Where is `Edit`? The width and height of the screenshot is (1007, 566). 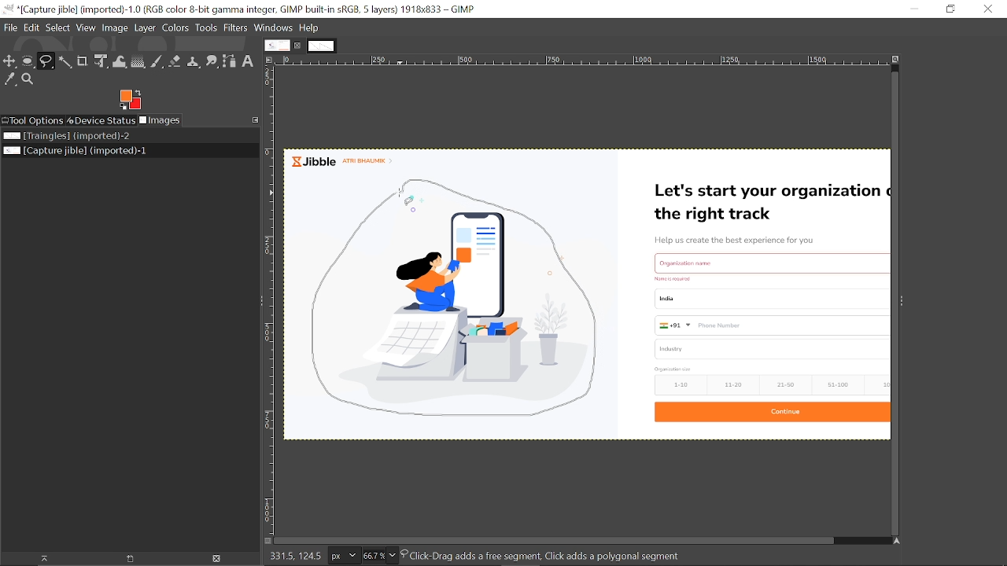 Edit is located at coordinates (32, 28).